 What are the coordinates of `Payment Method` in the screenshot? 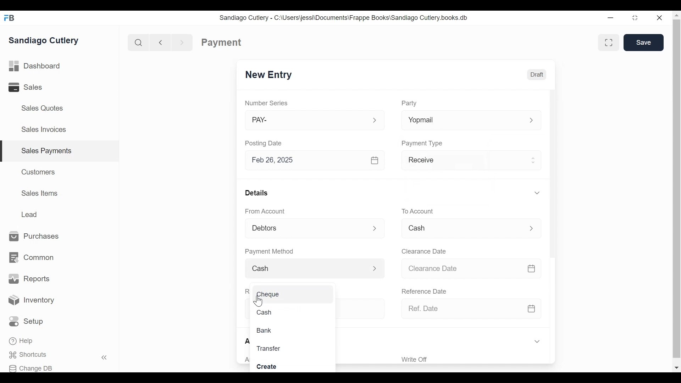 It's located at (270, 252).